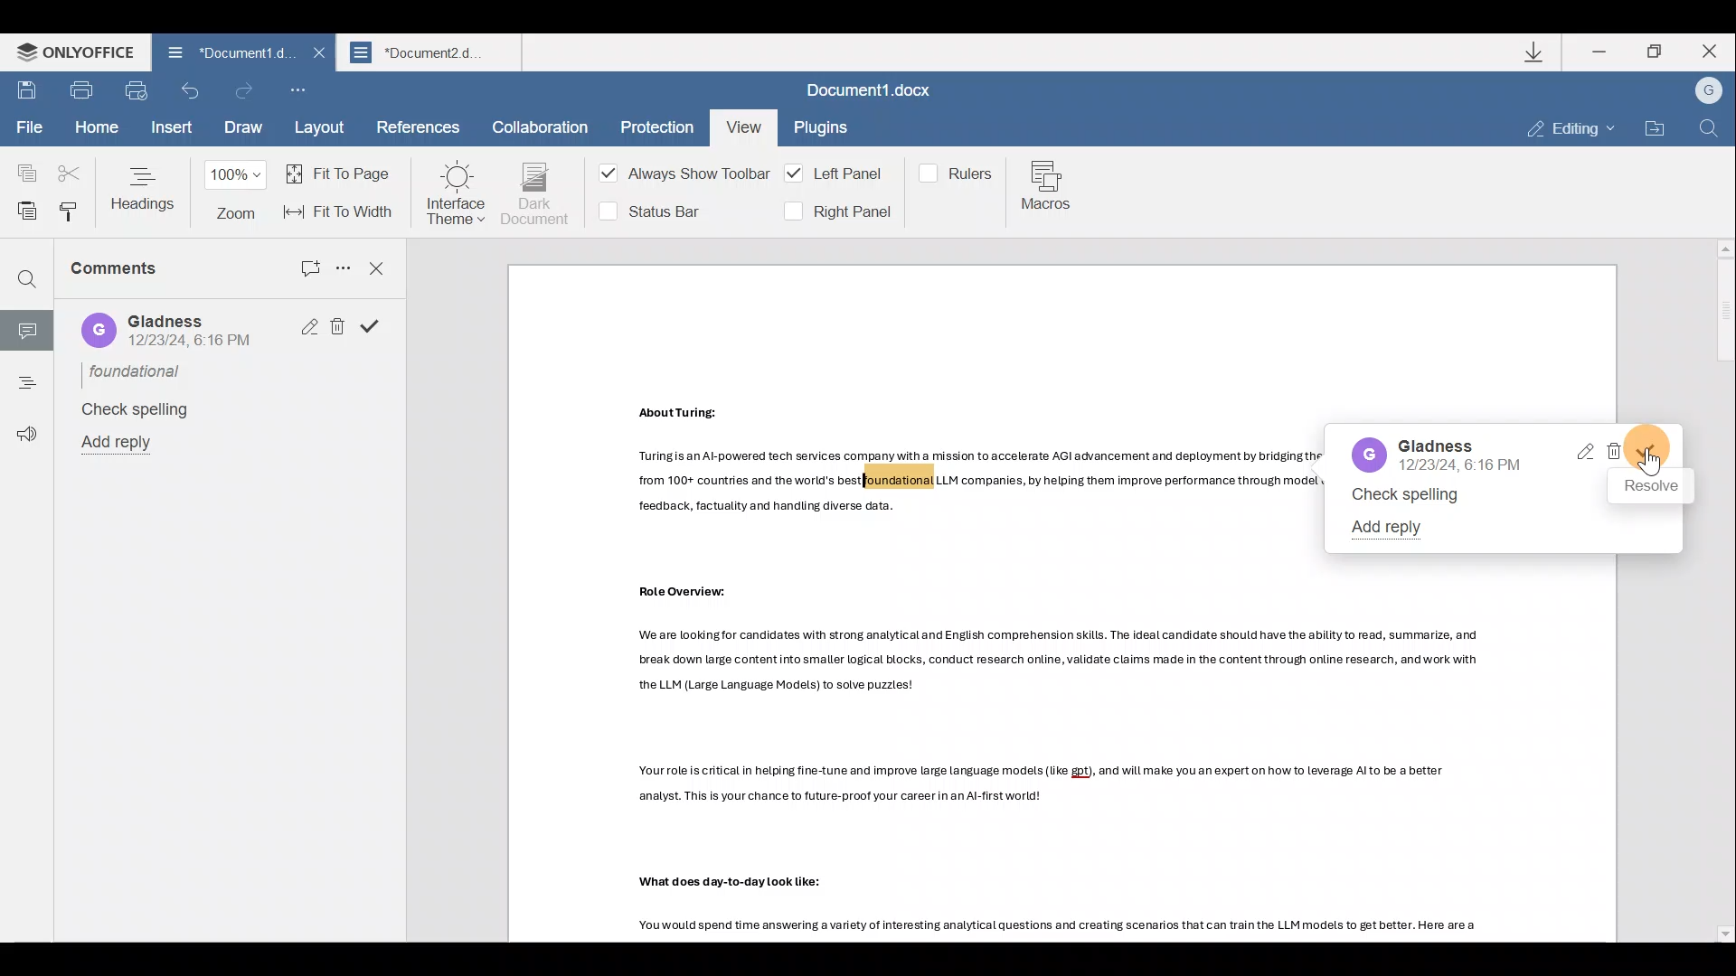  What do you see at coordinates (25, 377) in the screenshot?
I see `Headings` at bounding box center [25, 377].